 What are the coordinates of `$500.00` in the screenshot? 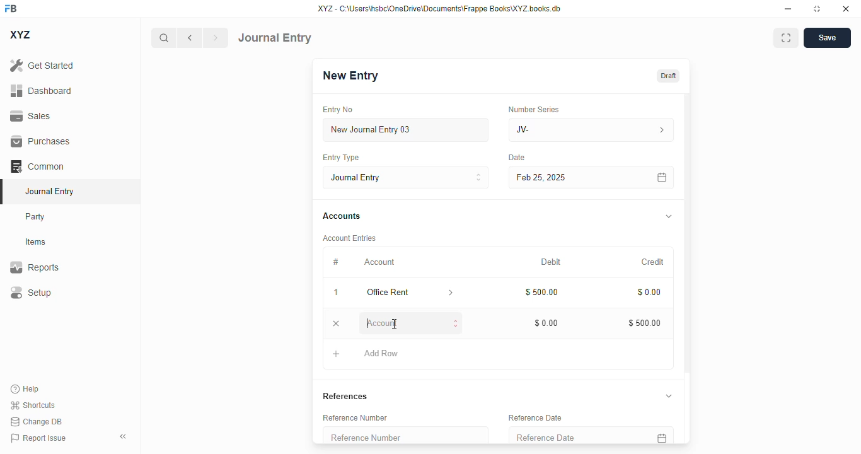 It's located at (543, 292).